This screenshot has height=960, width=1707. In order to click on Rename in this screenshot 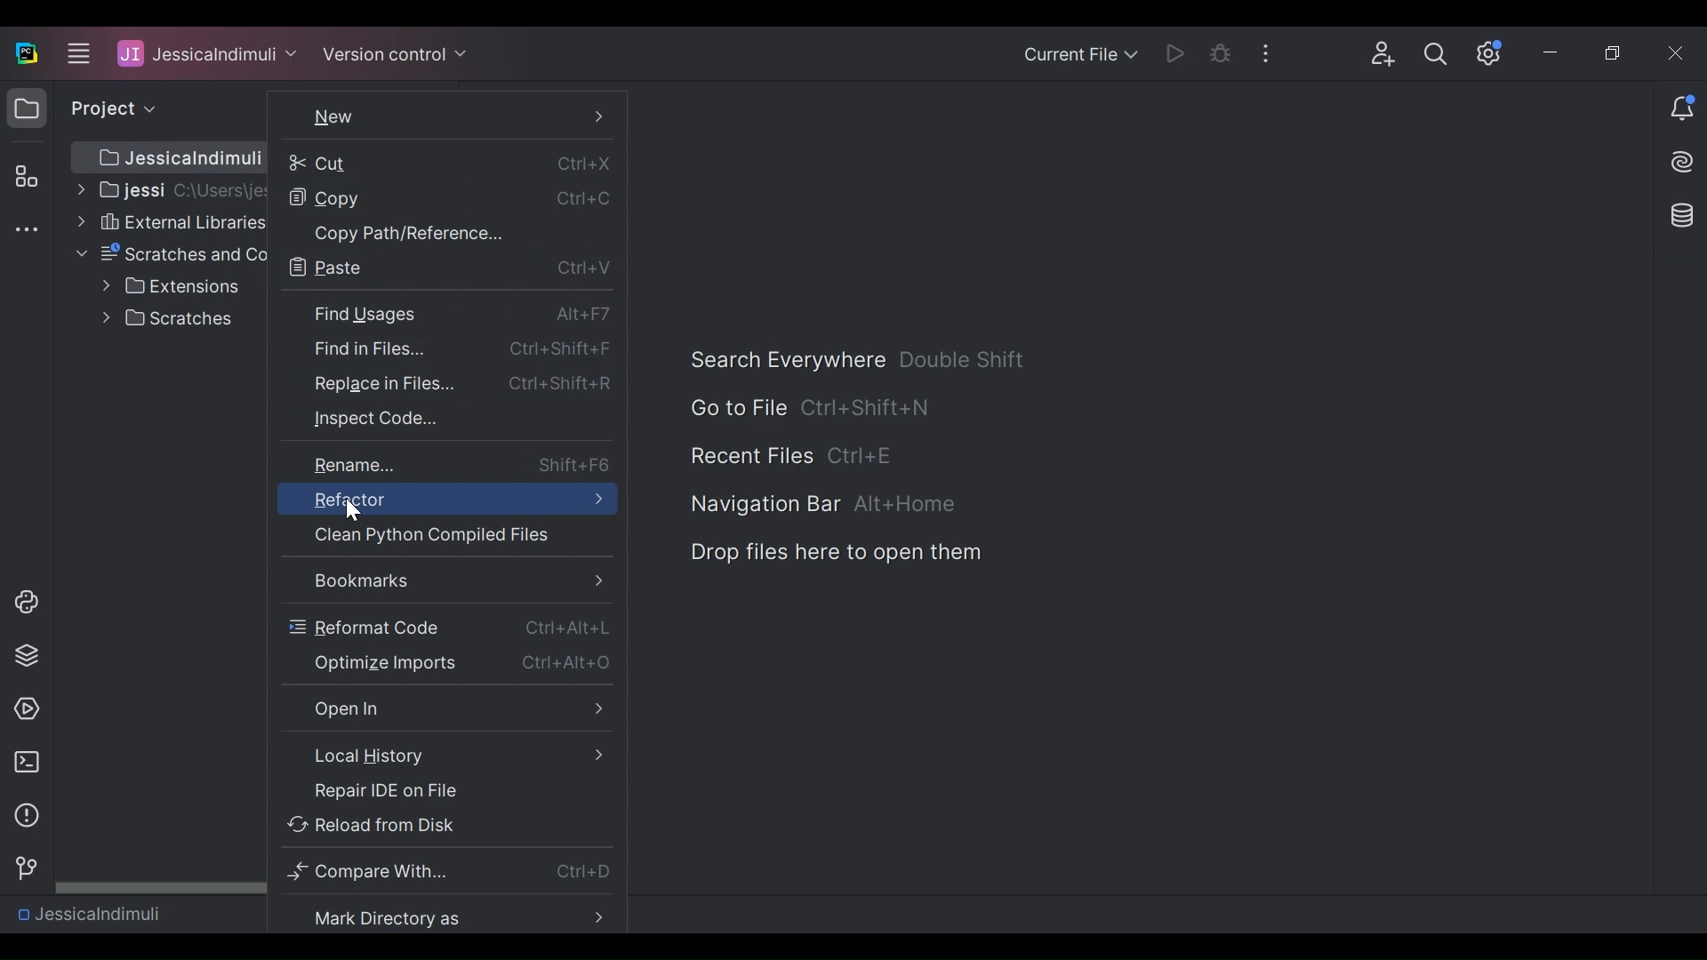, I will do `click(449, 464)`.